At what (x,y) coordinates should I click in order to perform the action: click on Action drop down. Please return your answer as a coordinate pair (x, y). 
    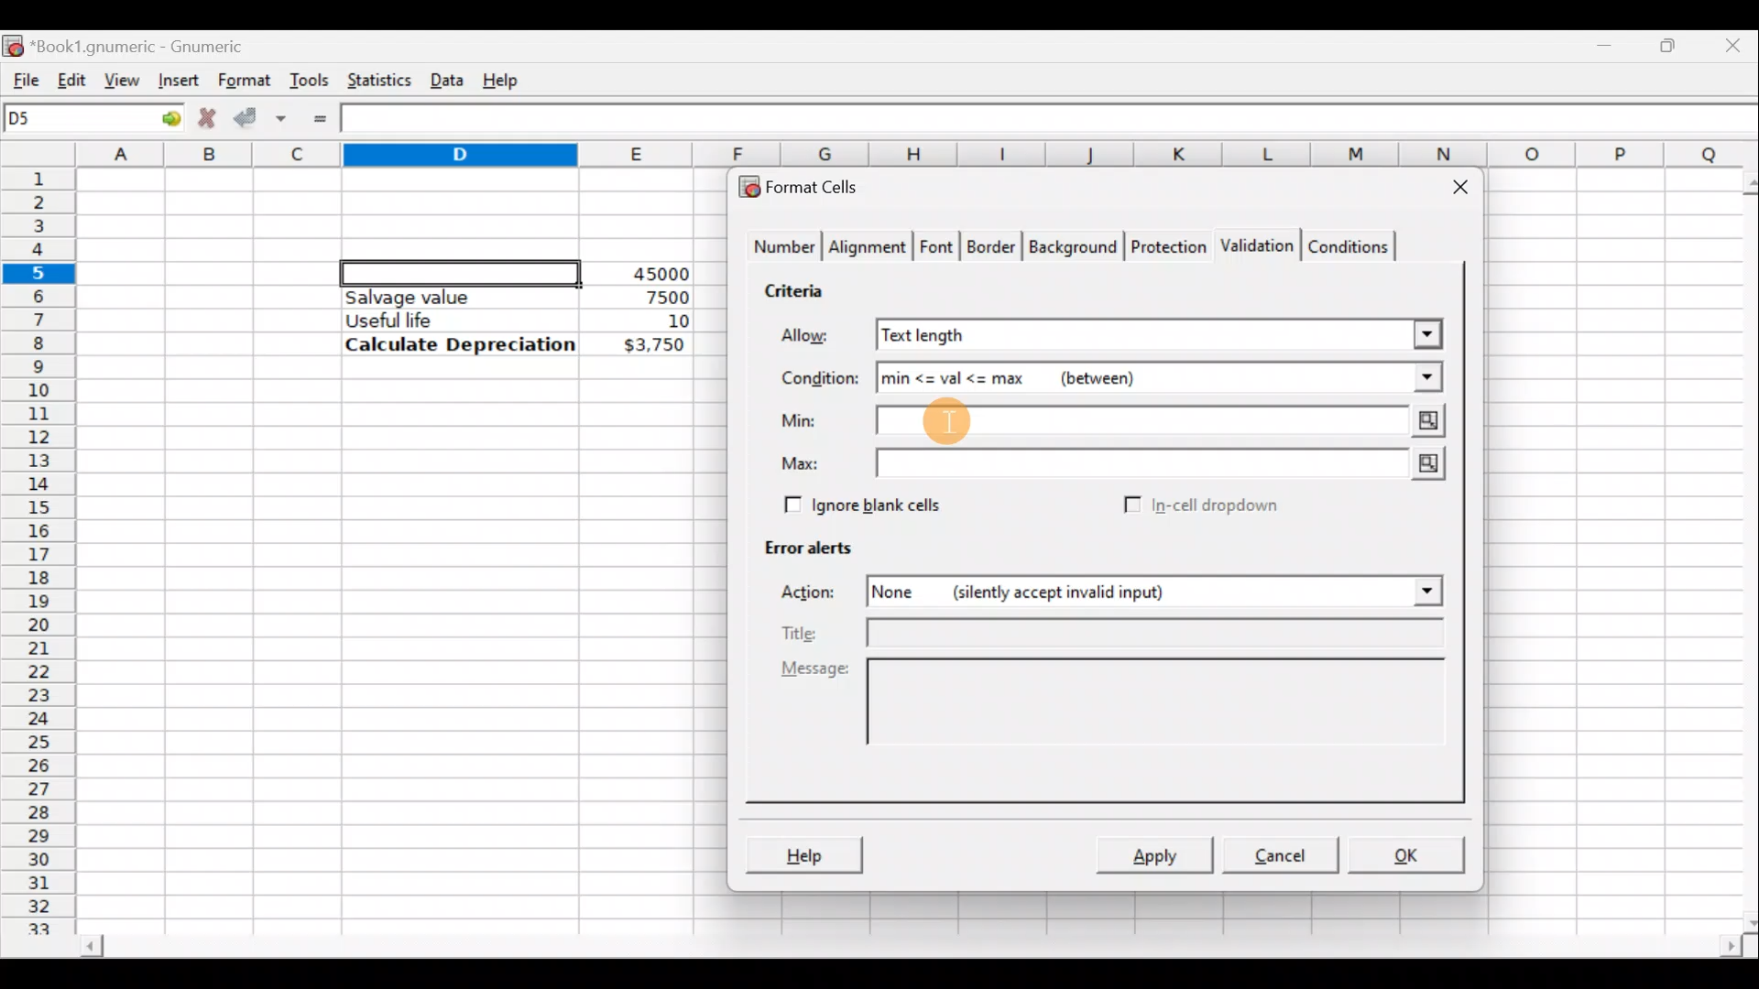
    Looking at the image, I should click on (1413, 592).